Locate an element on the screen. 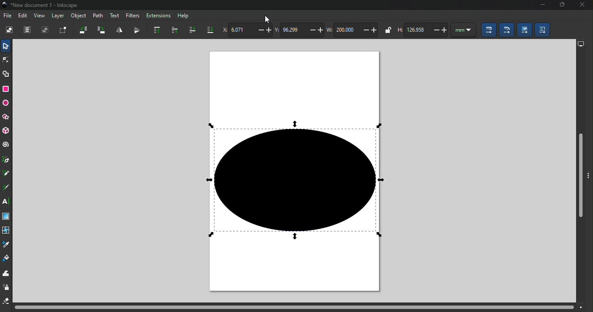 The height and width of the screenshot is (312, 593). Filters is located at coordinates (132, 16).